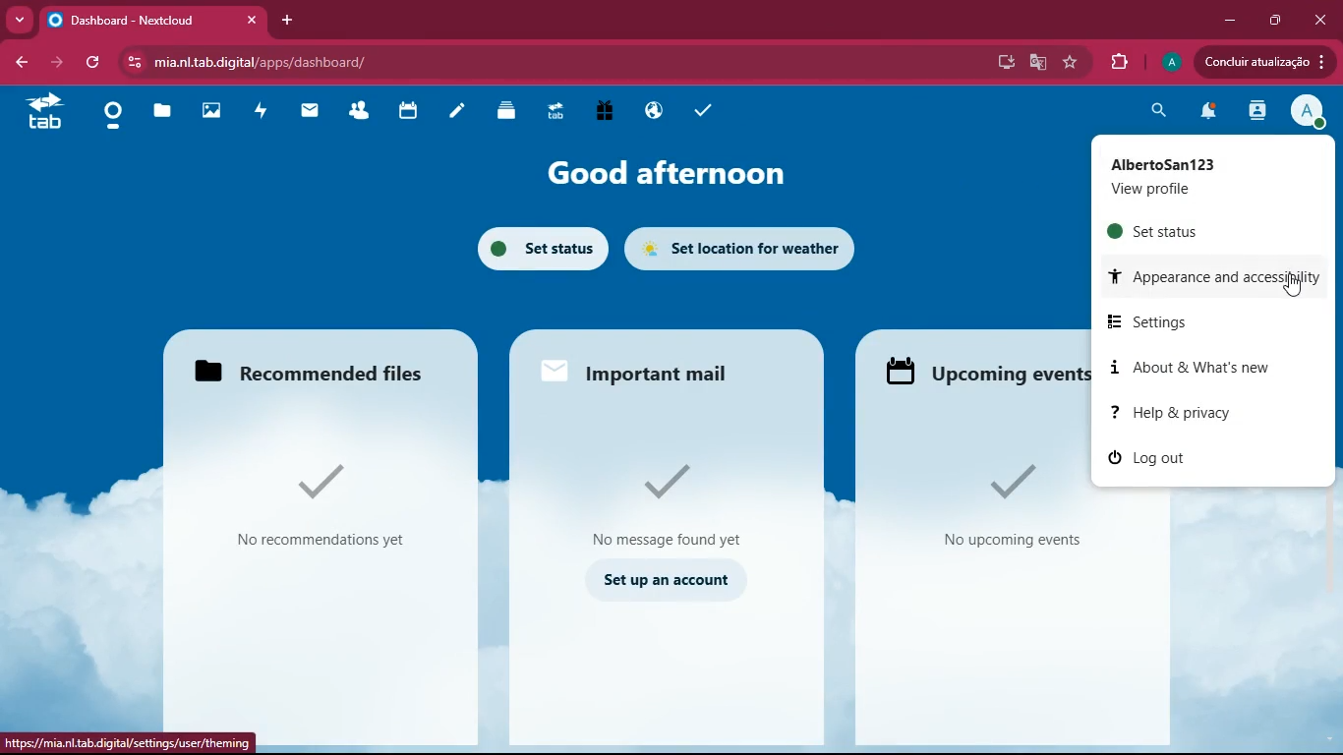 This screenshot has height=755, width=1343. What do you see at coordinates (96, 63) in the screenshot?
I see `refresh` at bounding box center [96, 63].